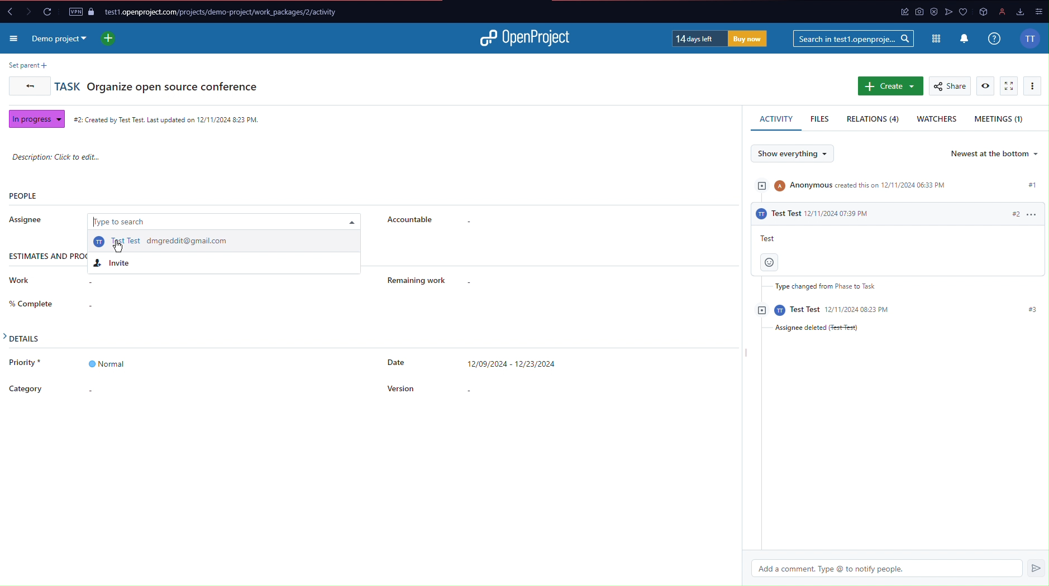 Image resolution: width=1049 pixels, height=586 pixels. Describe the element at coordinates (27, 65) in the screenshot. I see `Set parent` at that location.